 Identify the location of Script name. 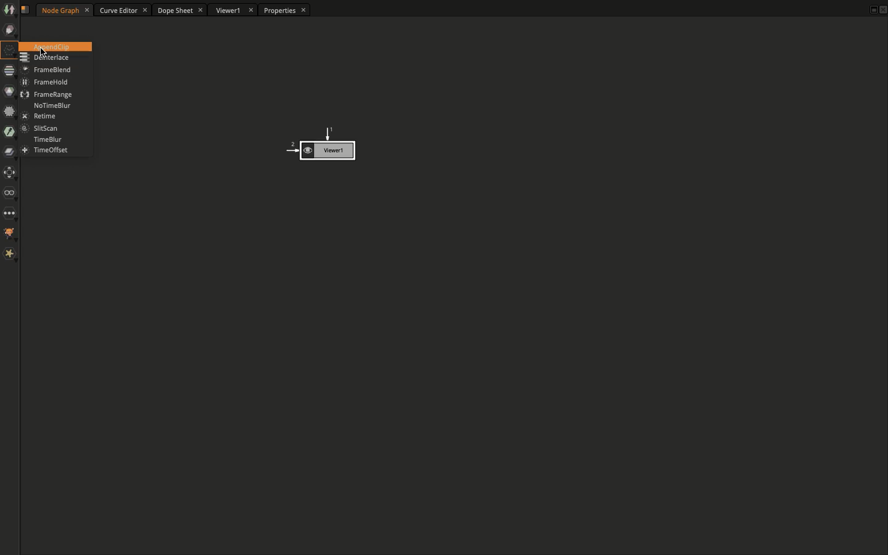
(28, 10).